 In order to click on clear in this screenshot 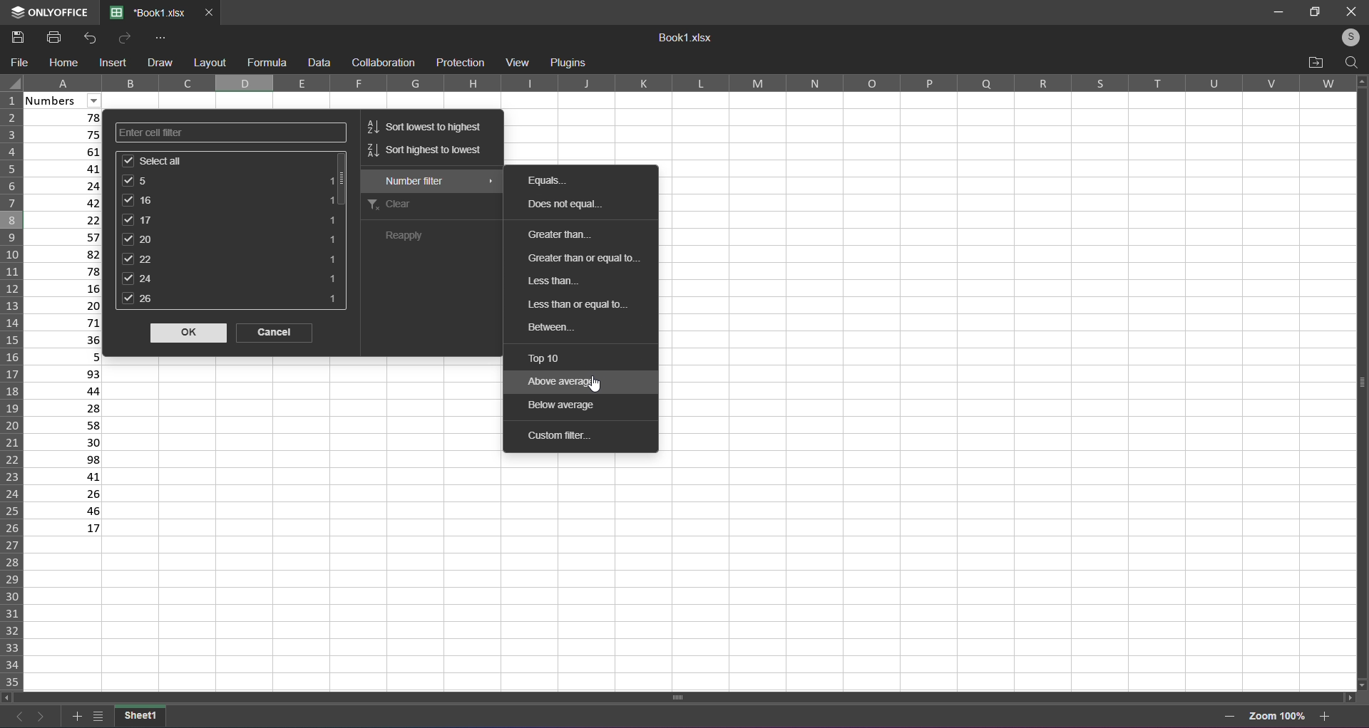, I will do `click(426, 206)`.